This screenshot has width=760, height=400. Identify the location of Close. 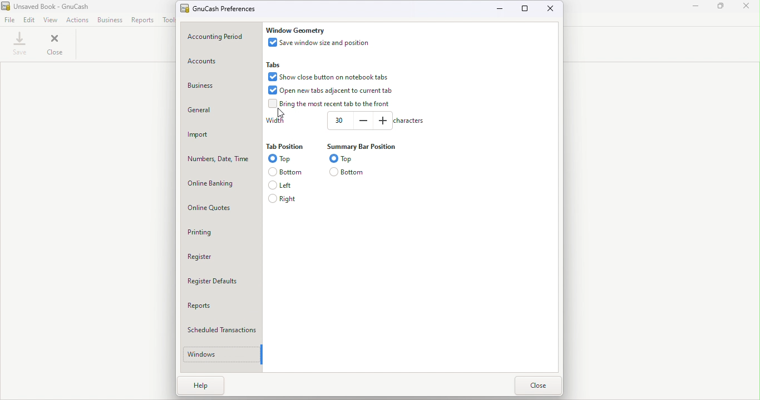
(549, 9).